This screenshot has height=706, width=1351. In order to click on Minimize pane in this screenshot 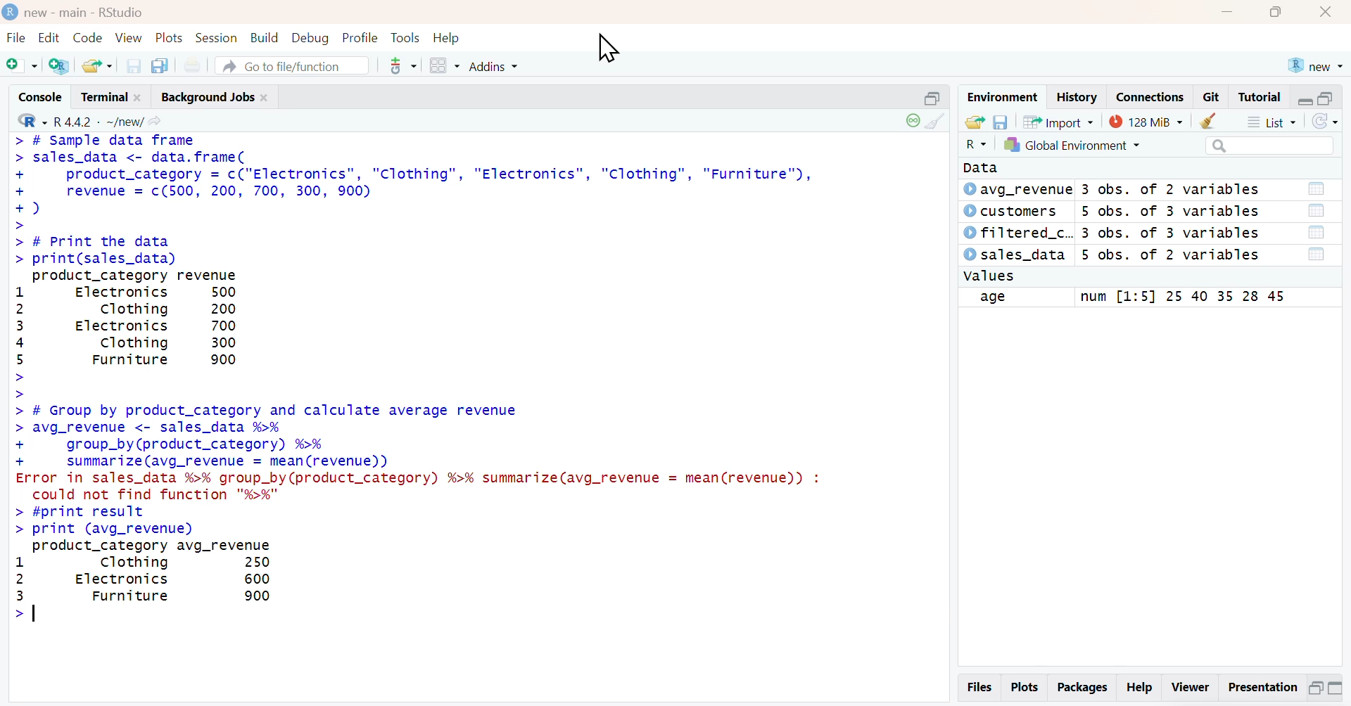, I will do `click(1315, 691)`.